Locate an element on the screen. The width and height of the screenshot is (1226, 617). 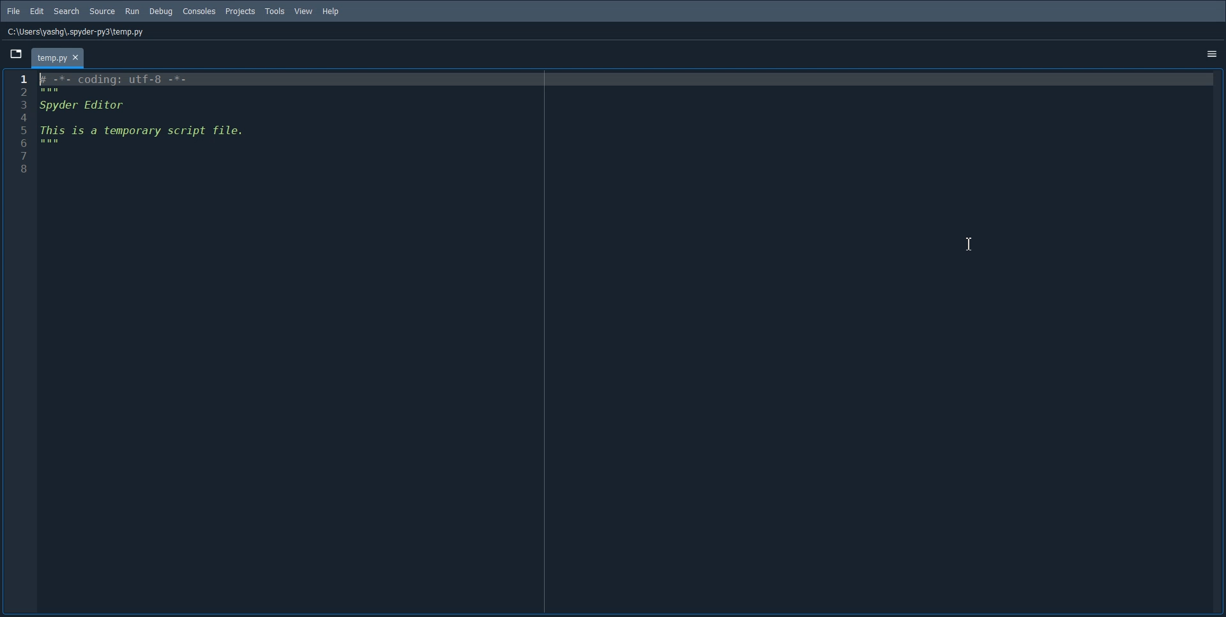
Consoles is located at coordinates (199, 11).